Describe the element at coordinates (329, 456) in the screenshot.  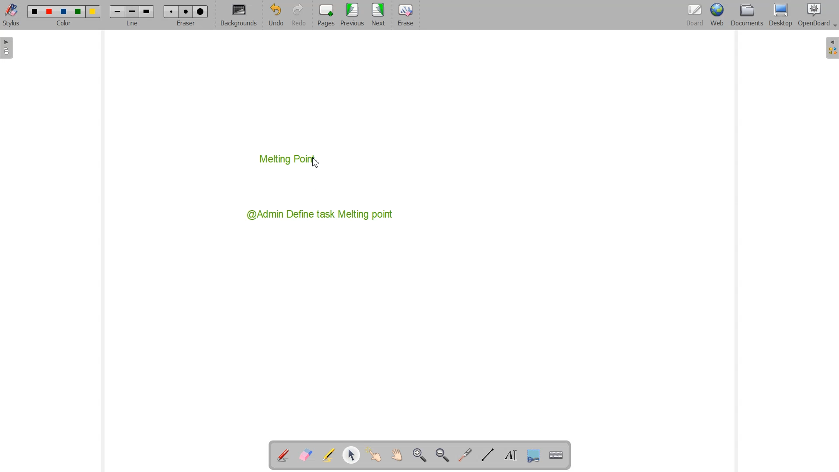
I see `Highlight` at that location.